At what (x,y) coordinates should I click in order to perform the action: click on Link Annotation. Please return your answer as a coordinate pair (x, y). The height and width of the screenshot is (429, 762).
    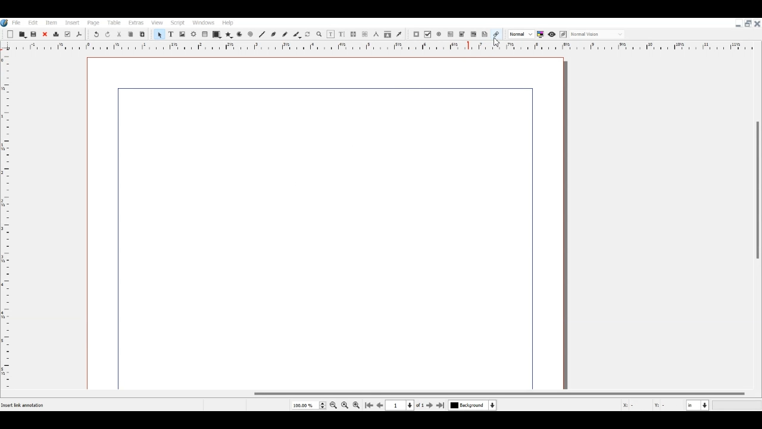
    Looking at the image, I should click on (496, 33).